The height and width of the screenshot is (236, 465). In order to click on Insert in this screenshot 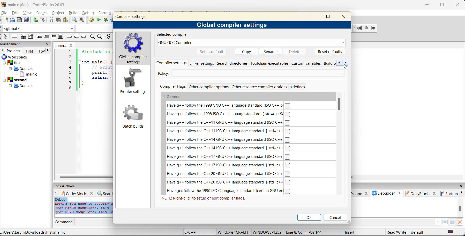, I will do `click(349, 232)`.